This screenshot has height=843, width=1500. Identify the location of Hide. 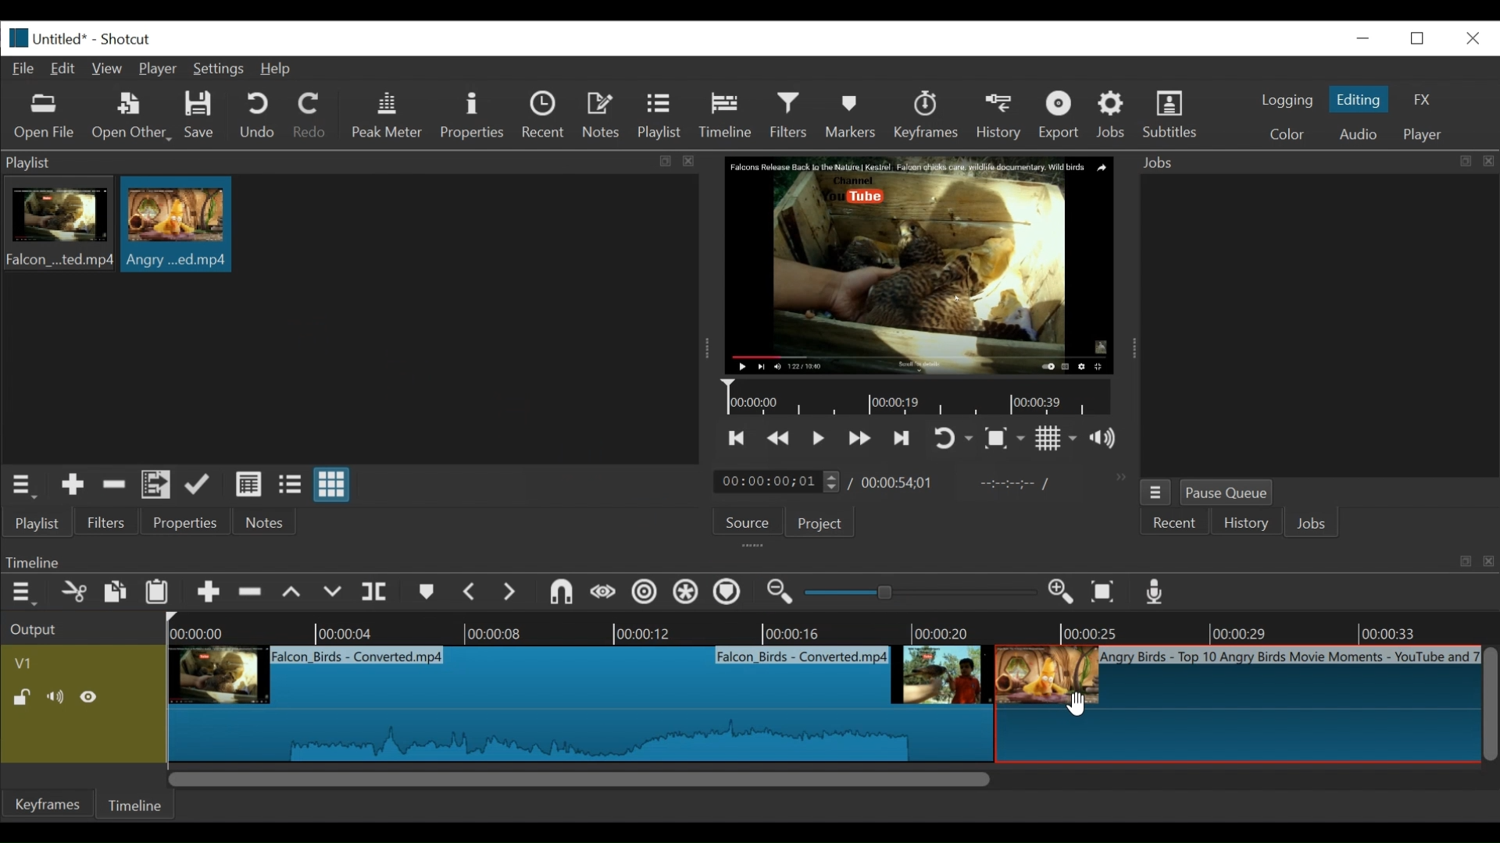
(93, 697).